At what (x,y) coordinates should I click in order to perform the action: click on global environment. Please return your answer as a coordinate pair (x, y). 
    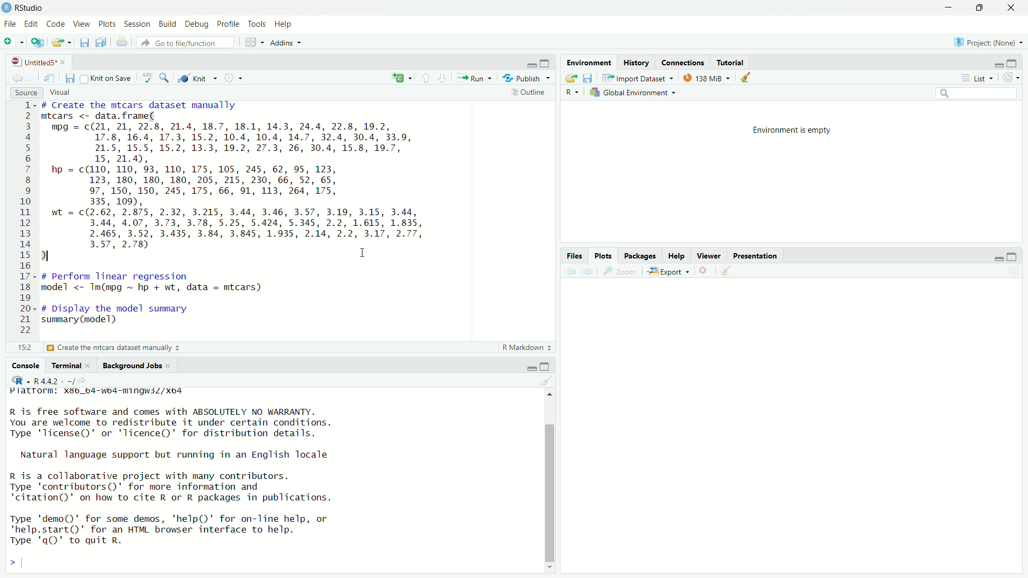
    Looking at the image, I should click on (632, 93).